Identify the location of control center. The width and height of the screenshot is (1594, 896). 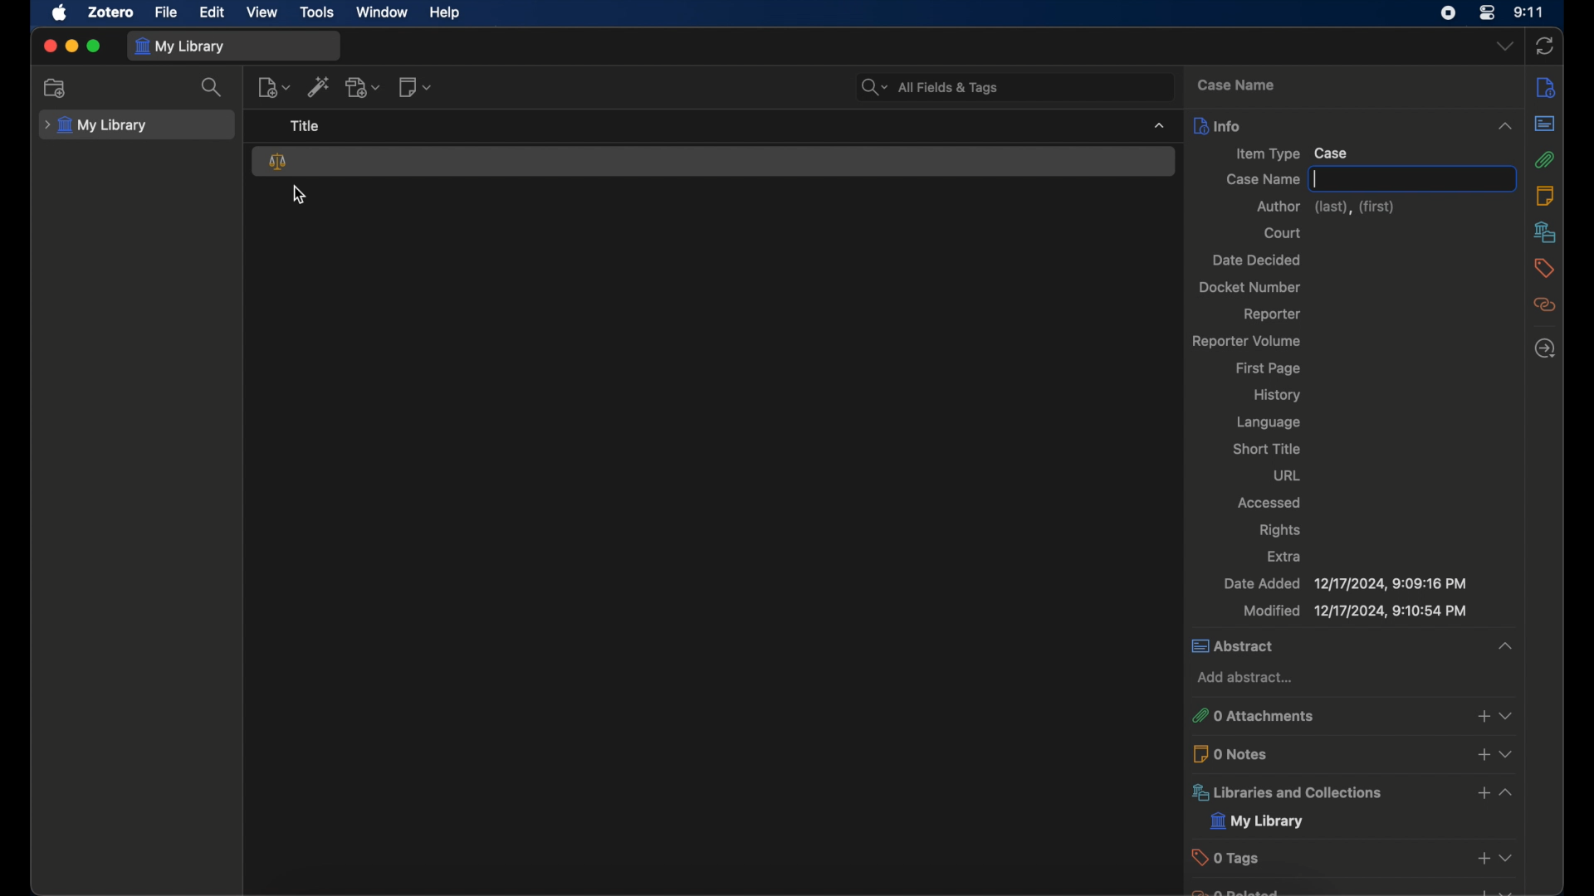
(1488, 12).